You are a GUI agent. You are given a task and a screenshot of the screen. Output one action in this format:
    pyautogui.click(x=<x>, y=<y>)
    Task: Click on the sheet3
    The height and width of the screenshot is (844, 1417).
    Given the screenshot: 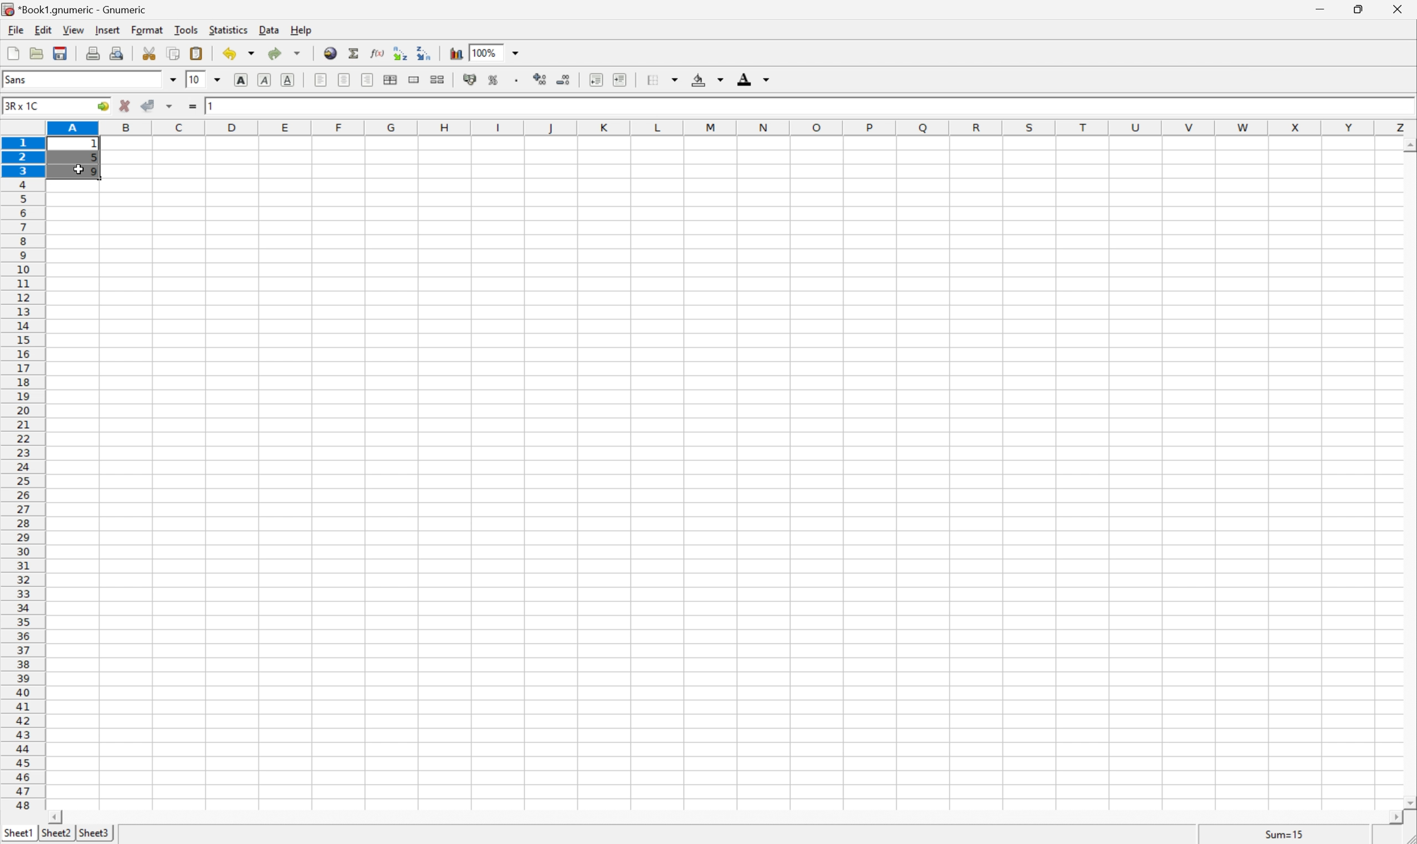 What is the action you would take?
    pyautogui.click(x=93, y=834)
    